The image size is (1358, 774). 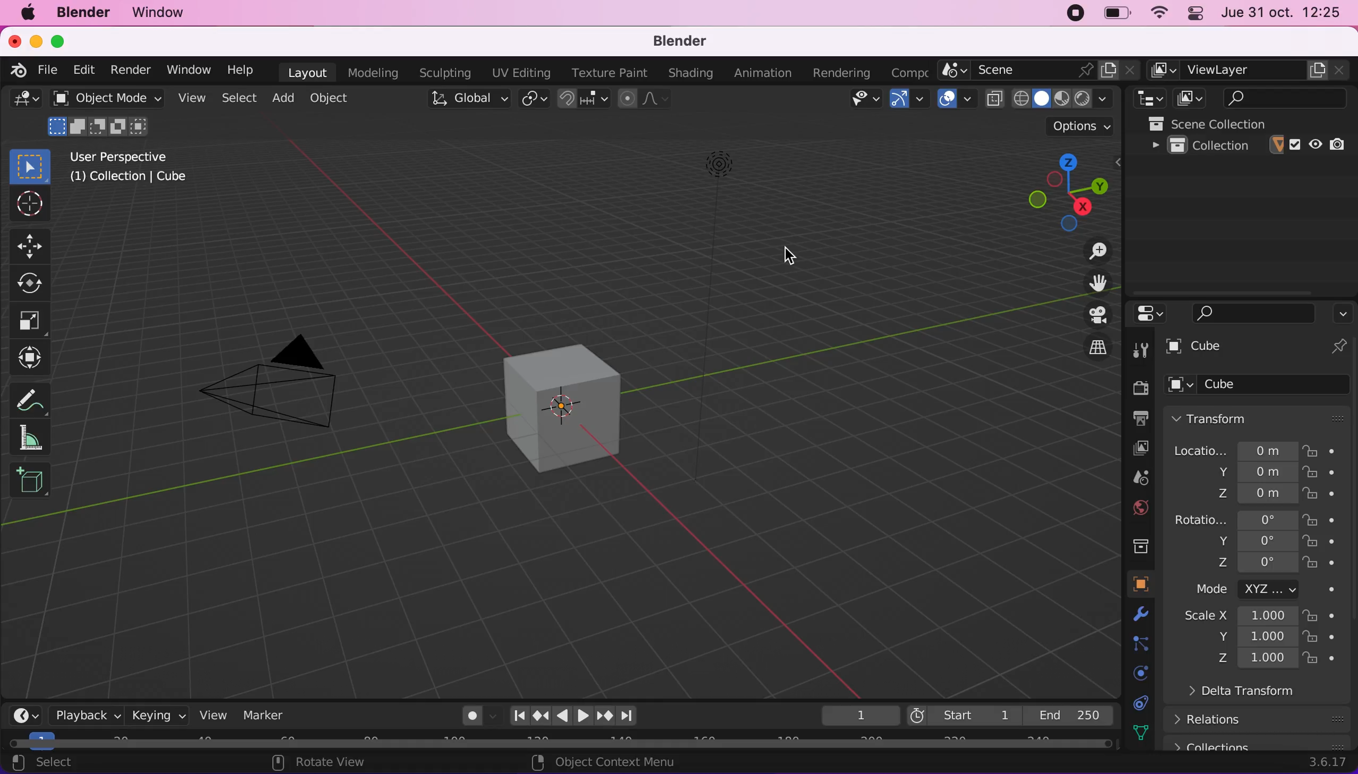 I want to click on transformation orientation, so click(x=471, y=98).